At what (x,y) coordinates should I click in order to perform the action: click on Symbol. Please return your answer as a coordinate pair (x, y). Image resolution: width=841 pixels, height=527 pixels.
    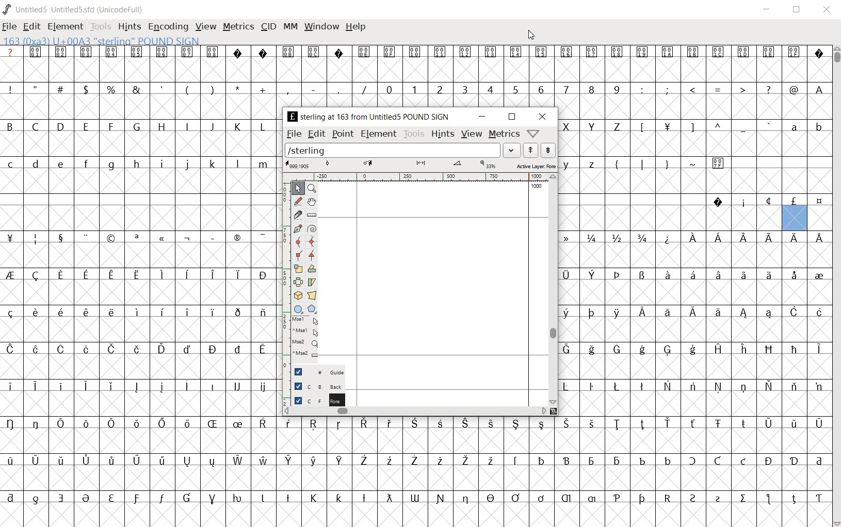
    Looking at the image, I should click on (641, 499).